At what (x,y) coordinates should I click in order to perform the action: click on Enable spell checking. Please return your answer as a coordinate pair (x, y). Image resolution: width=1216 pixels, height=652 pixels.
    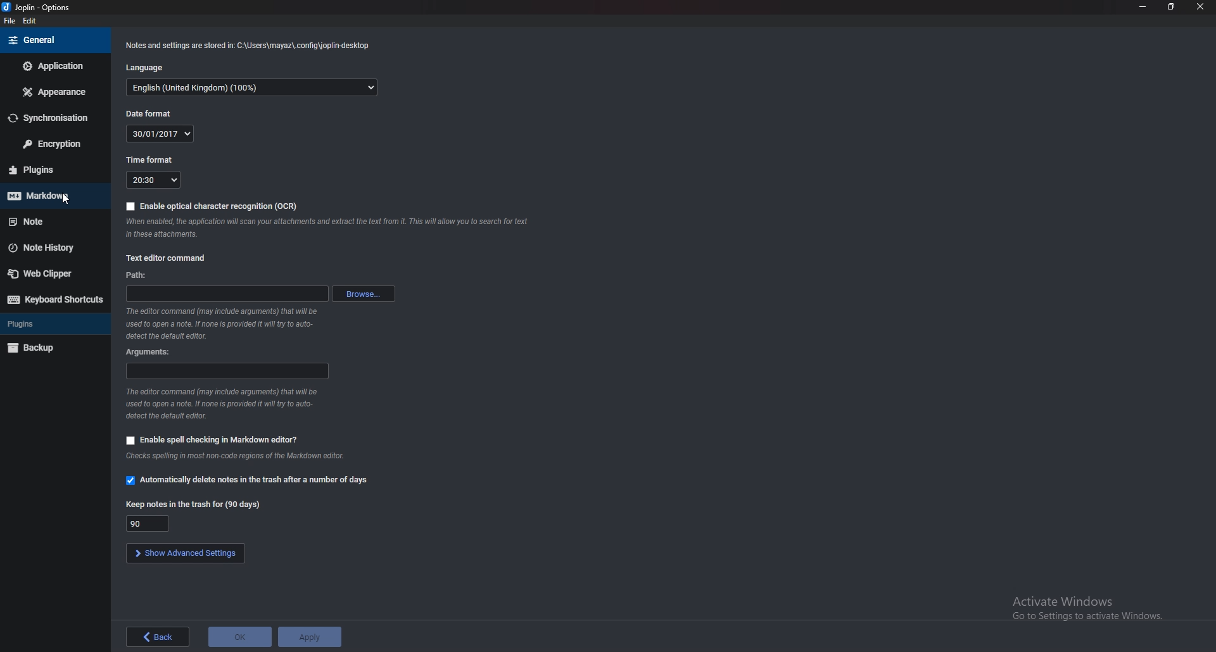
    Looking at the image, I should click on (211, 440).